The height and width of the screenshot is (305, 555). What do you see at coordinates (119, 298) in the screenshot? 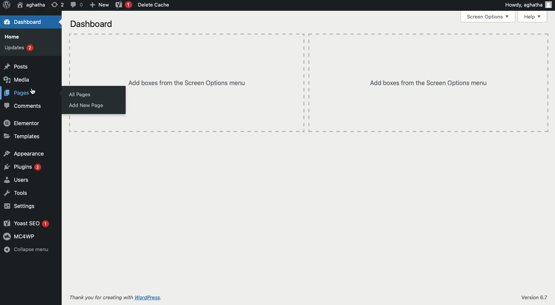
I see `Thank you for creating with wordpress` at bounding box center [119, 298].